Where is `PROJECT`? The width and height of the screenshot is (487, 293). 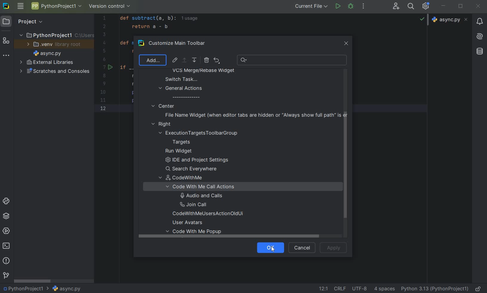
PROJECT is located at coordinates (25, 21).